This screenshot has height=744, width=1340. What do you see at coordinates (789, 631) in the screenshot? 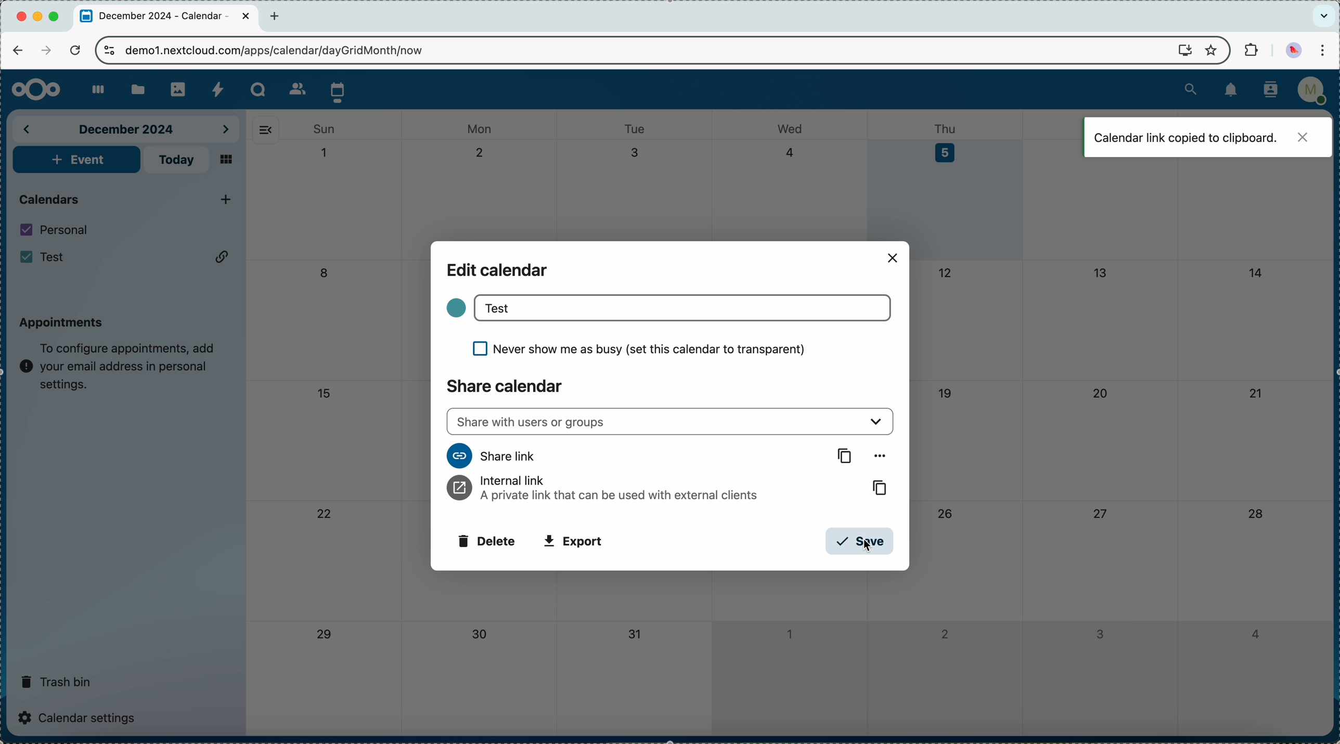
I see `1` at bounding box center [789, 631].